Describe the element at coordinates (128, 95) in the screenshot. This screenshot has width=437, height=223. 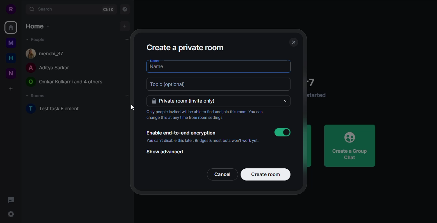
I see `add` at that location.